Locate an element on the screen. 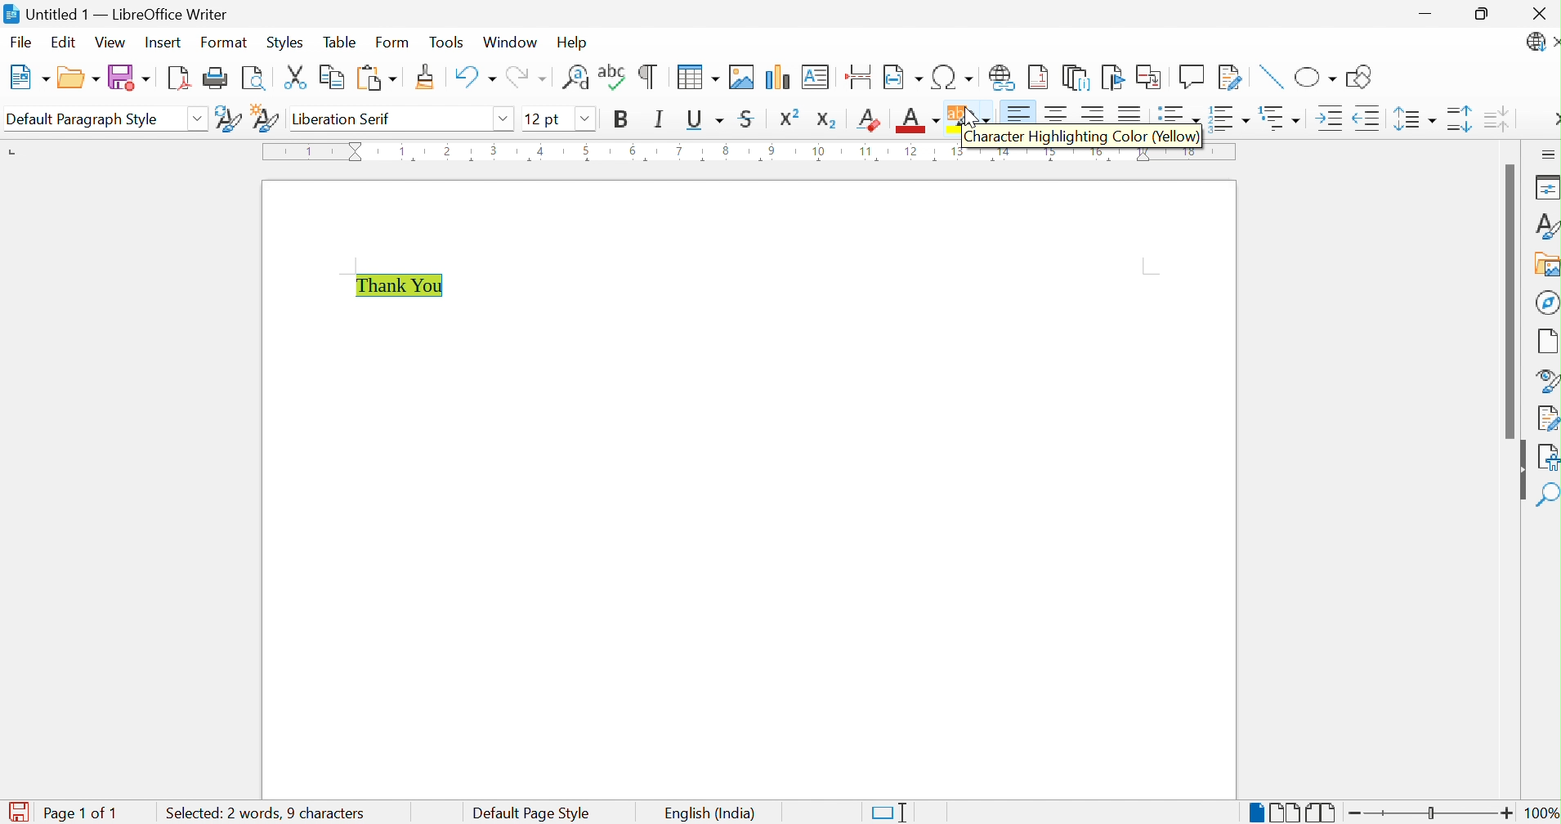  Set Line Spacing is located at coordinates (1414, 121).